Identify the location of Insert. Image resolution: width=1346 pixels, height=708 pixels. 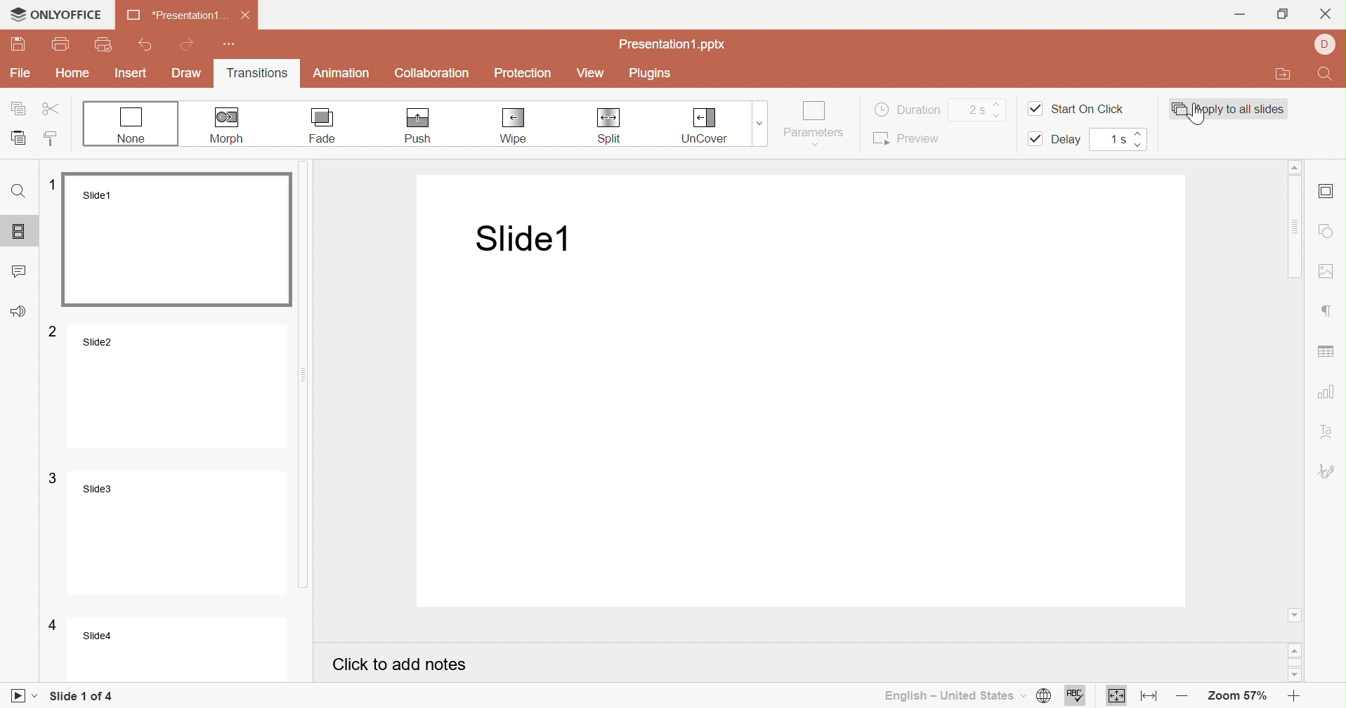
(131, 74).